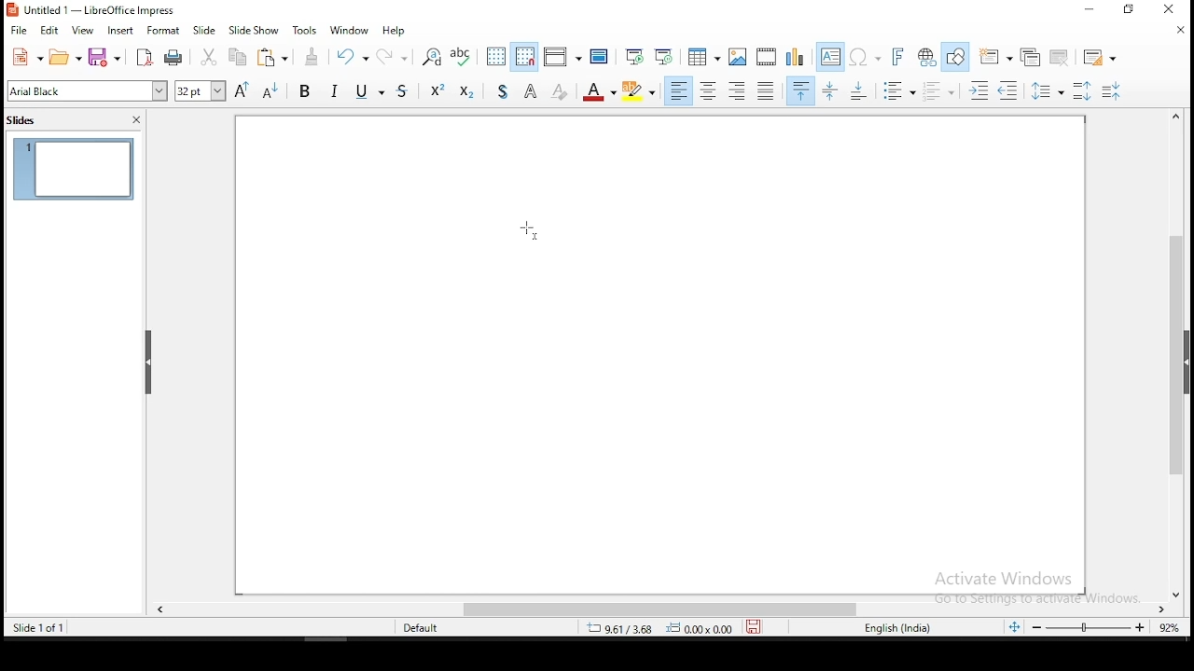  Describe the element at coordinates (164, 30) in the screenshot. I see `format` at that location.